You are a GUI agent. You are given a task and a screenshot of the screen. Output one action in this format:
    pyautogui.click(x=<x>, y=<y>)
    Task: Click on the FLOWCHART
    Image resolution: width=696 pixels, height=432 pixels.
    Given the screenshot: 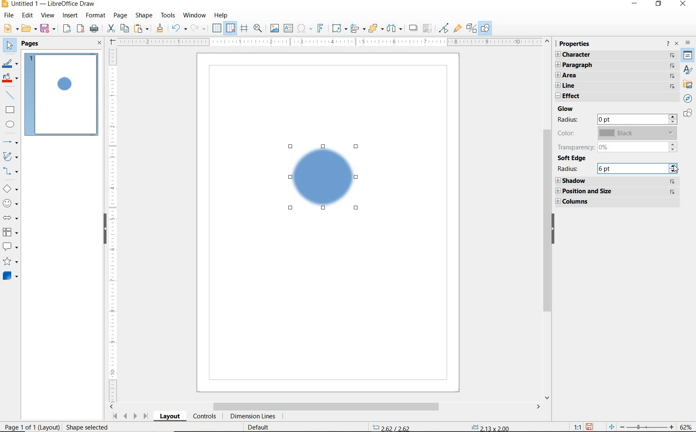 What is the action you would take?
    pyautogui.click(x=10, y=233)
    